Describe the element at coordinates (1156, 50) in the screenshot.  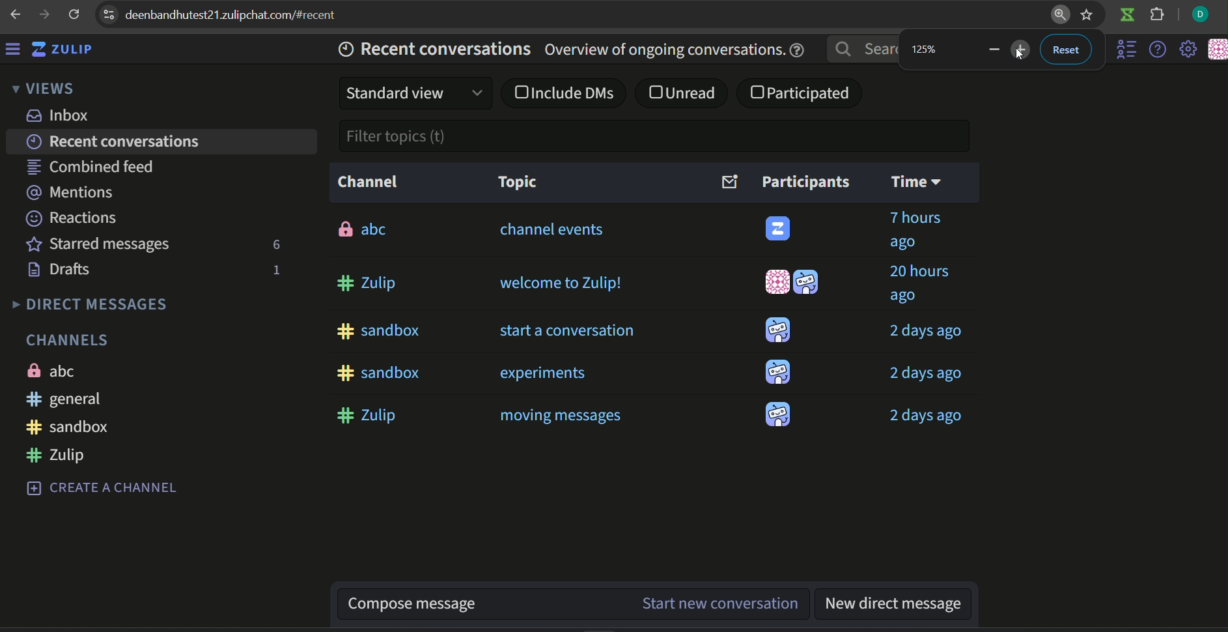
I see `help` at that location.